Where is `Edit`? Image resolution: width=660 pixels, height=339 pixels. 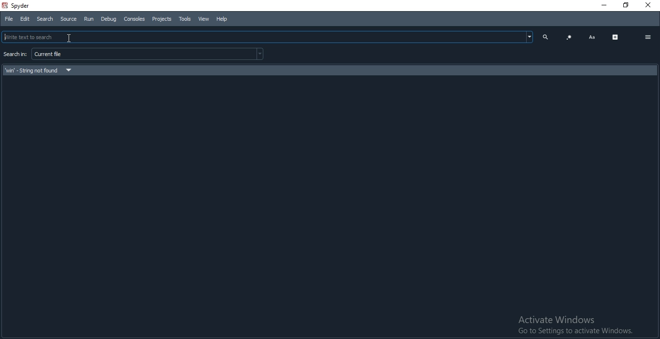
Edit is located at coordinates (24, 19).